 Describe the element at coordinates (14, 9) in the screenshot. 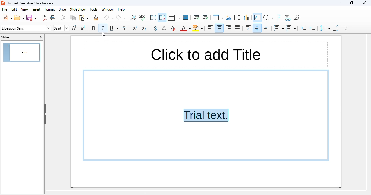

I see `edit` at that location.